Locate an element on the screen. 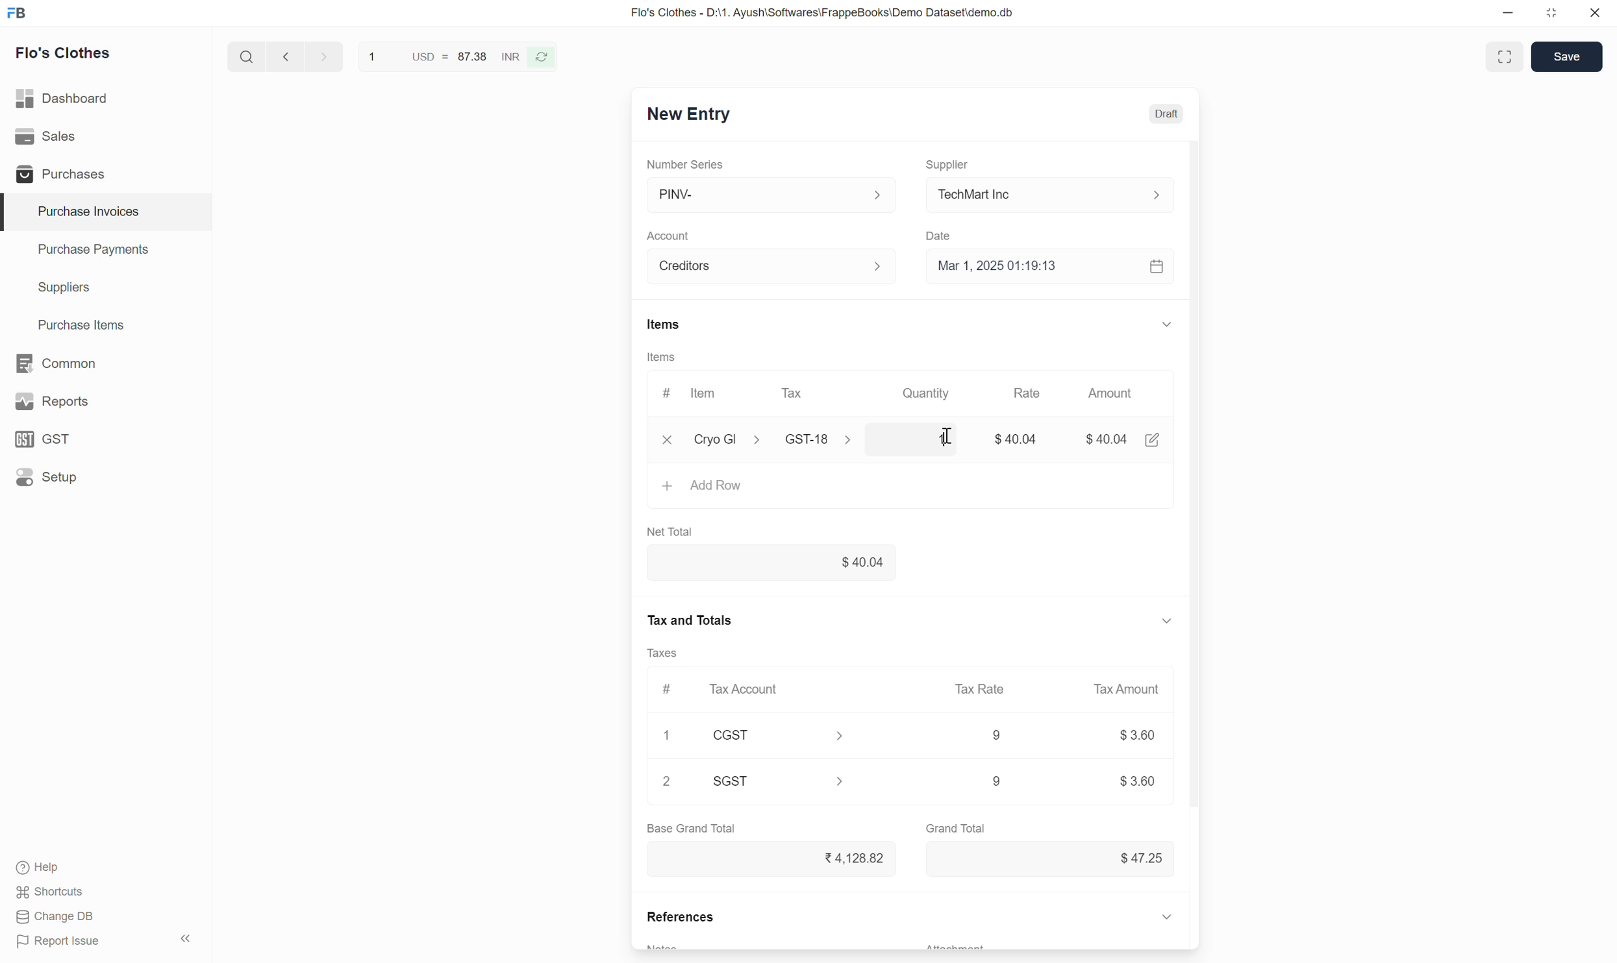 This screenshot has height=963, width=1617. 1 USD = 87.38 INR is located at coordinates (442, 55).